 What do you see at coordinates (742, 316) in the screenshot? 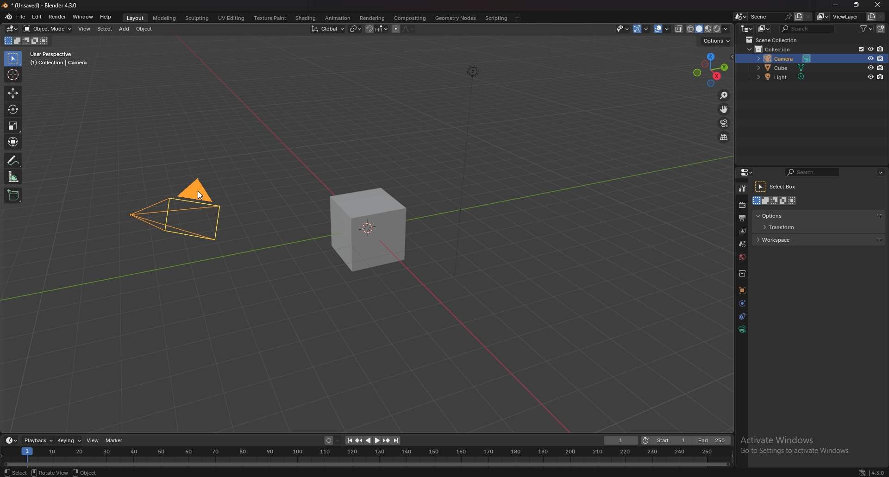
I see `constraints` at bounding box center [742, 316].